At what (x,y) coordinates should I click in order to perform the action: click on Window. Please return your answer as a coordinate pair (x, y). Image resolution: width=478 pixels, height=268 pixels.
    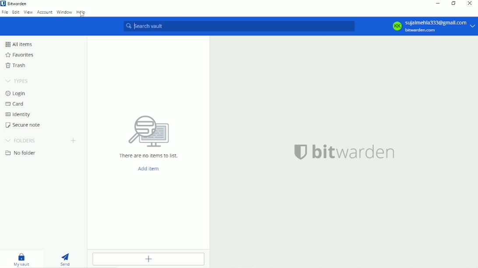
    Looking at the image, I should click on (65, 13).